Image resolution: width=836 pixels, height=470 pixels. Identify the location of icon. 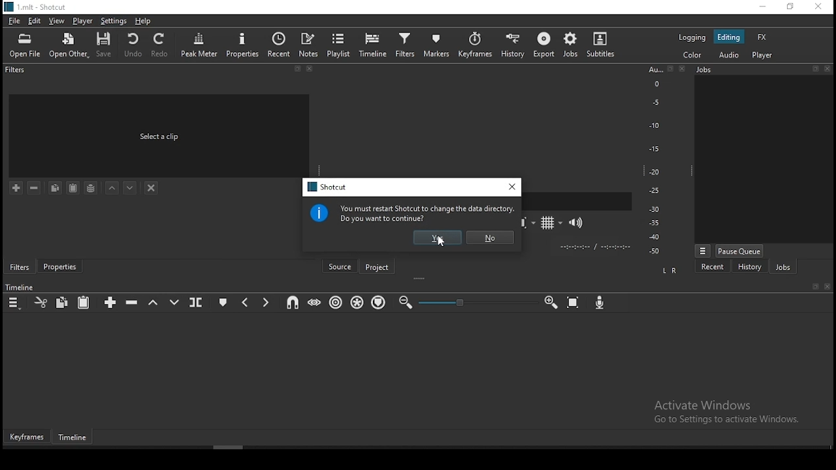
(320, 213).